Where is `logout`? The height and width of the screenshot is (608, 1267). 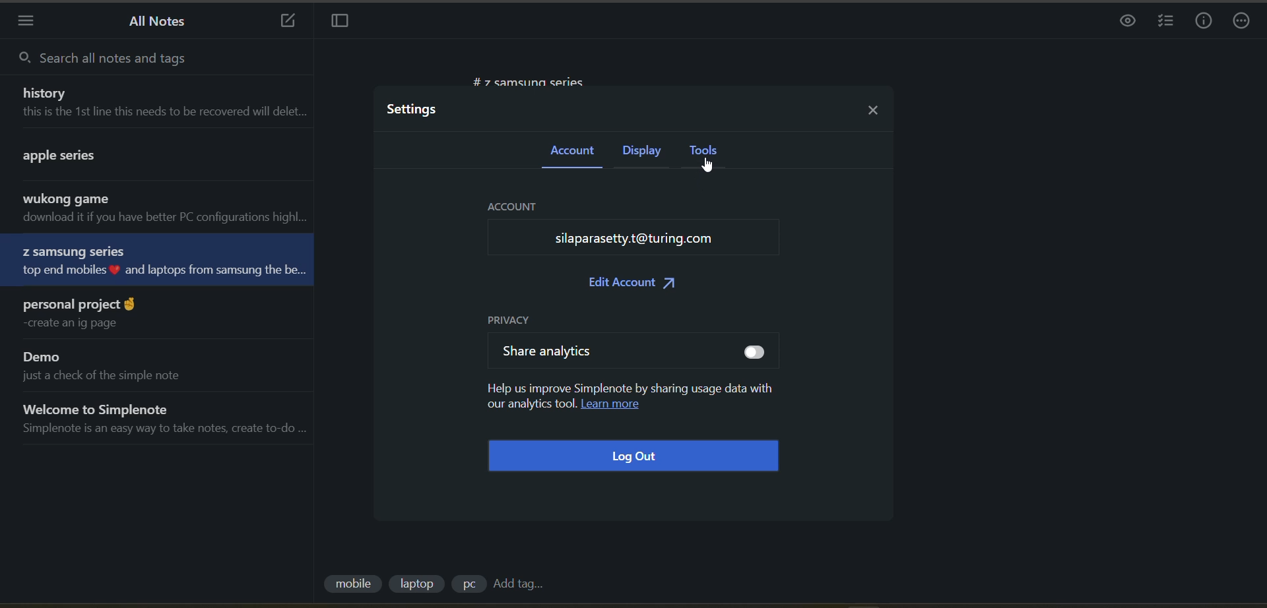
logout is located at coordinates (638, 458).